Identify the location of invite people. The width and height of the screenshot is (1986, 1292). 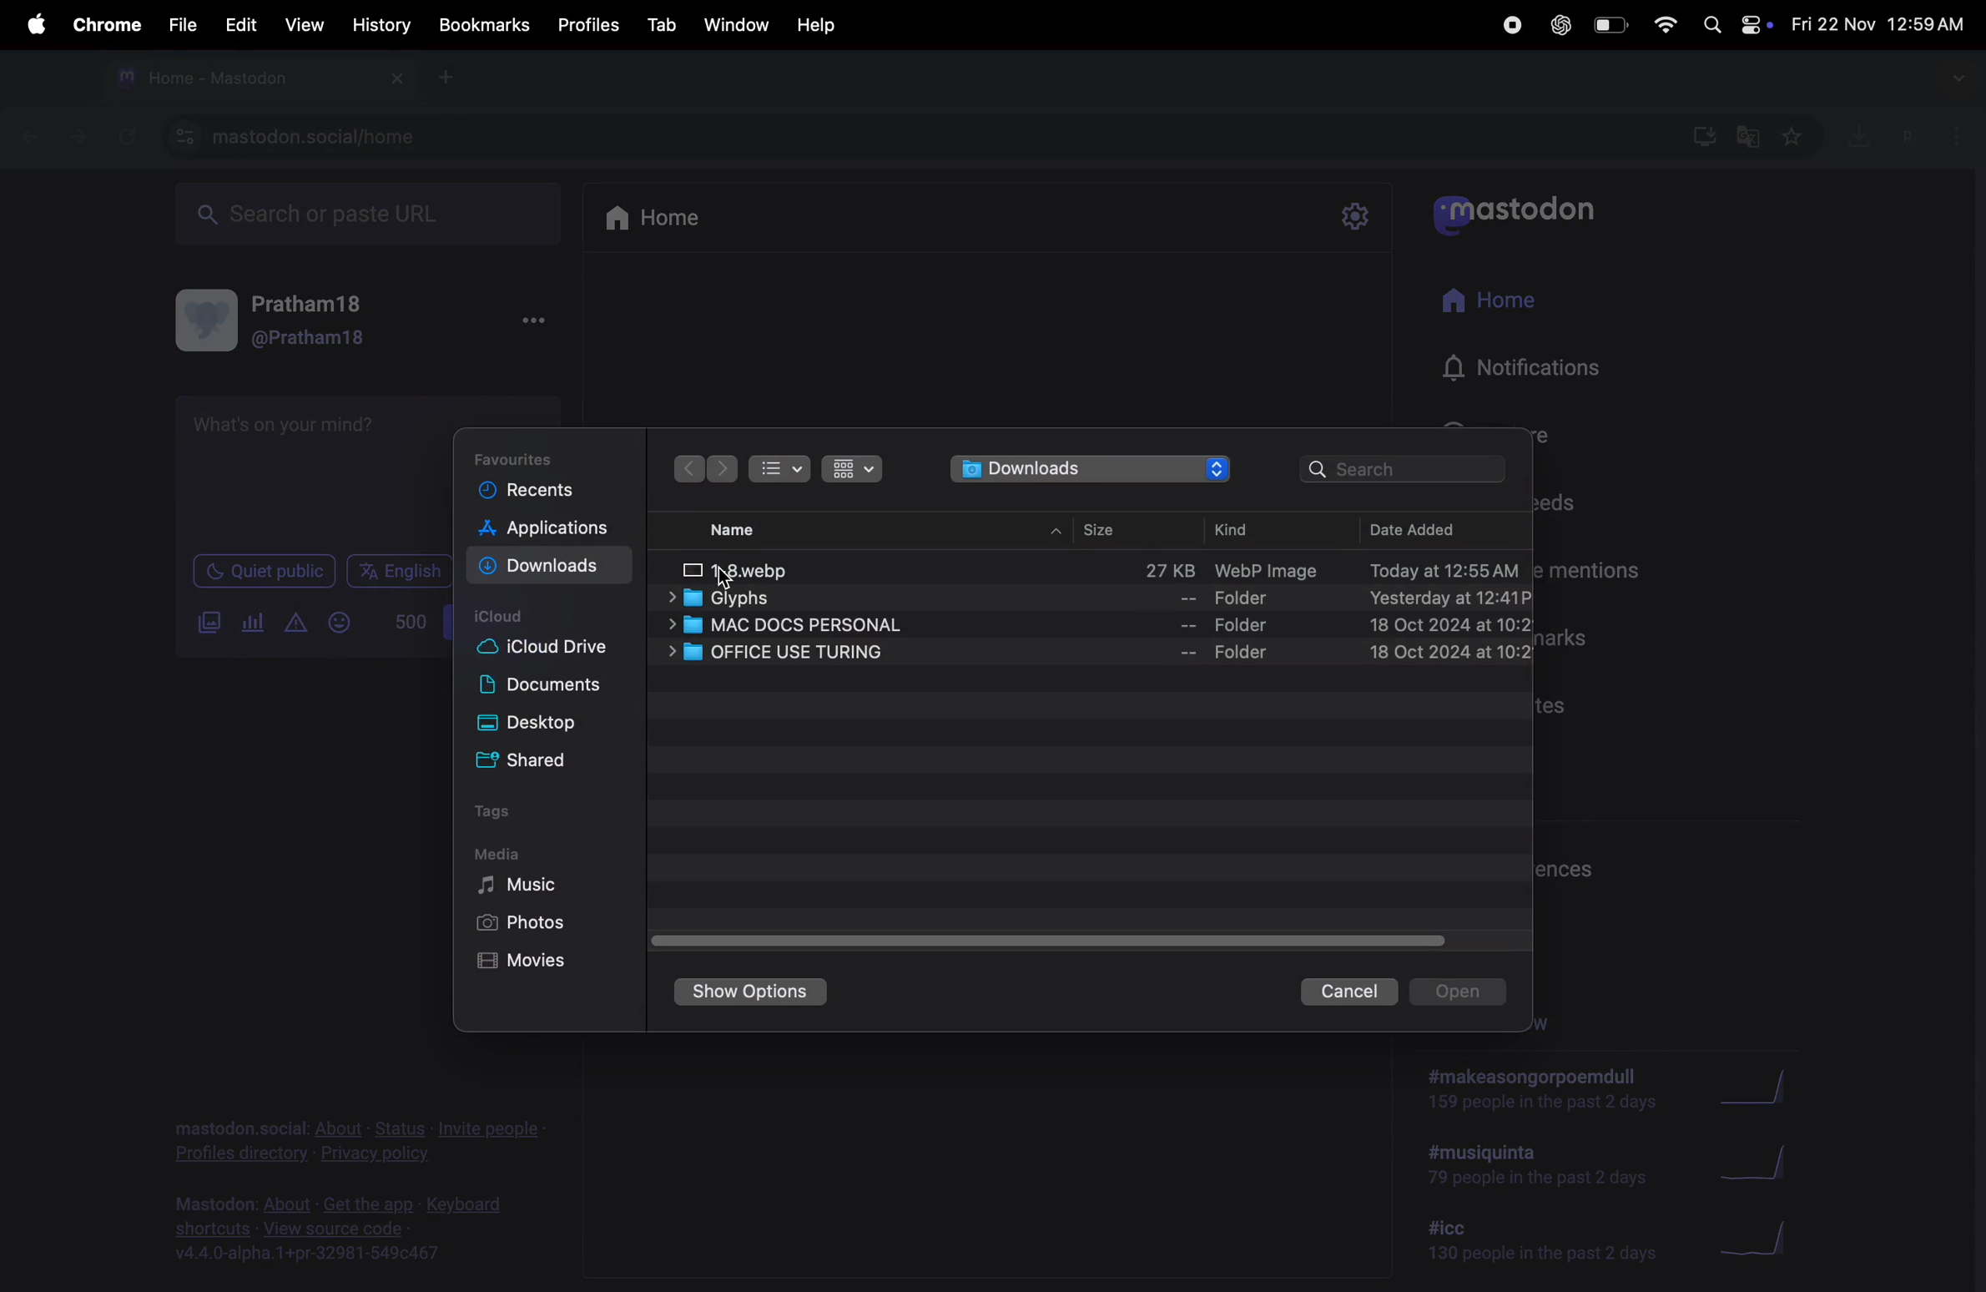
(488, 1130).